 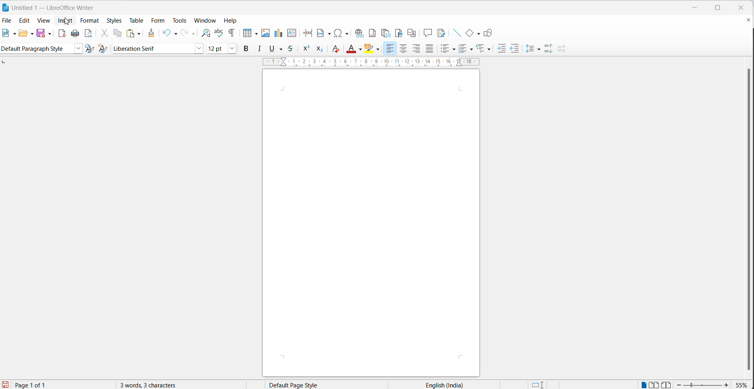 I want to click on redo options, so click(x=192, y=33).